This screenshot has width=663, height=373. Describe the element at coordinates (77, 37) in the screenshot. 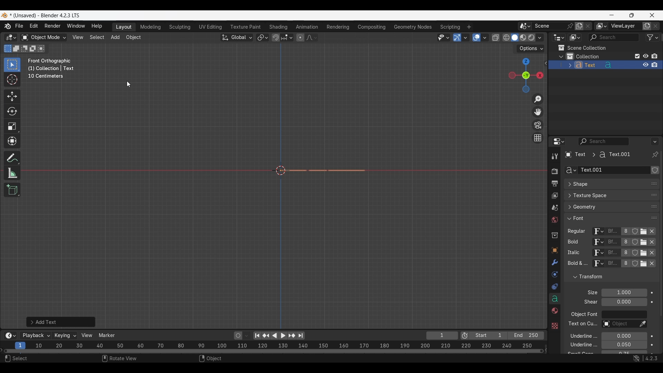

I see `View menu` at that location.